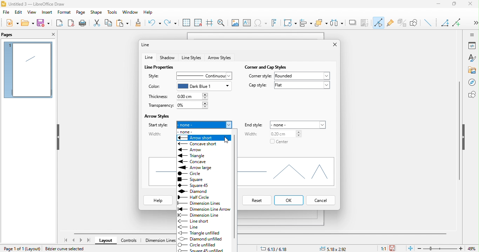  Describe the element at coordinates (221, 22) in the screenshot. I see `zoom and pan` at that location.